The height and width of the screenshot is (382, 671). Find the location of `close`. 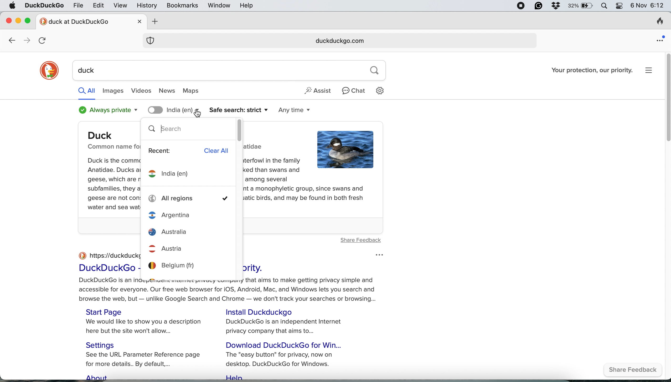

close is located at coordinates (9, 19).